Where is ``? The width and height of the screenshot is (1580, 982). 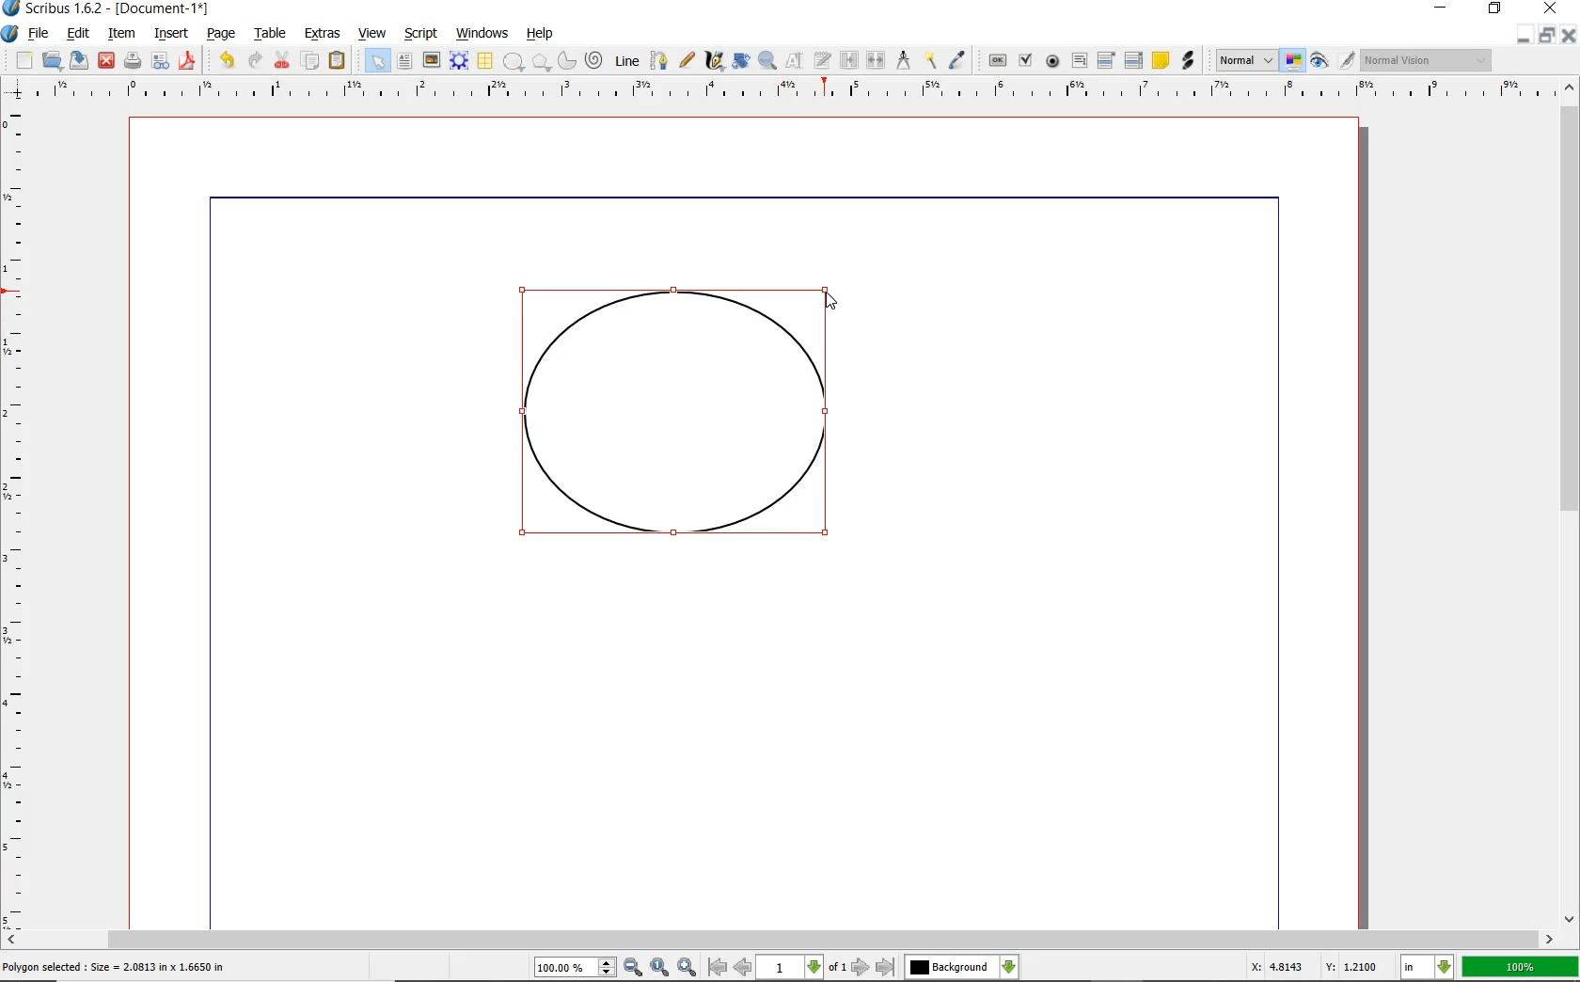
 is located at coordinates (950, 967).